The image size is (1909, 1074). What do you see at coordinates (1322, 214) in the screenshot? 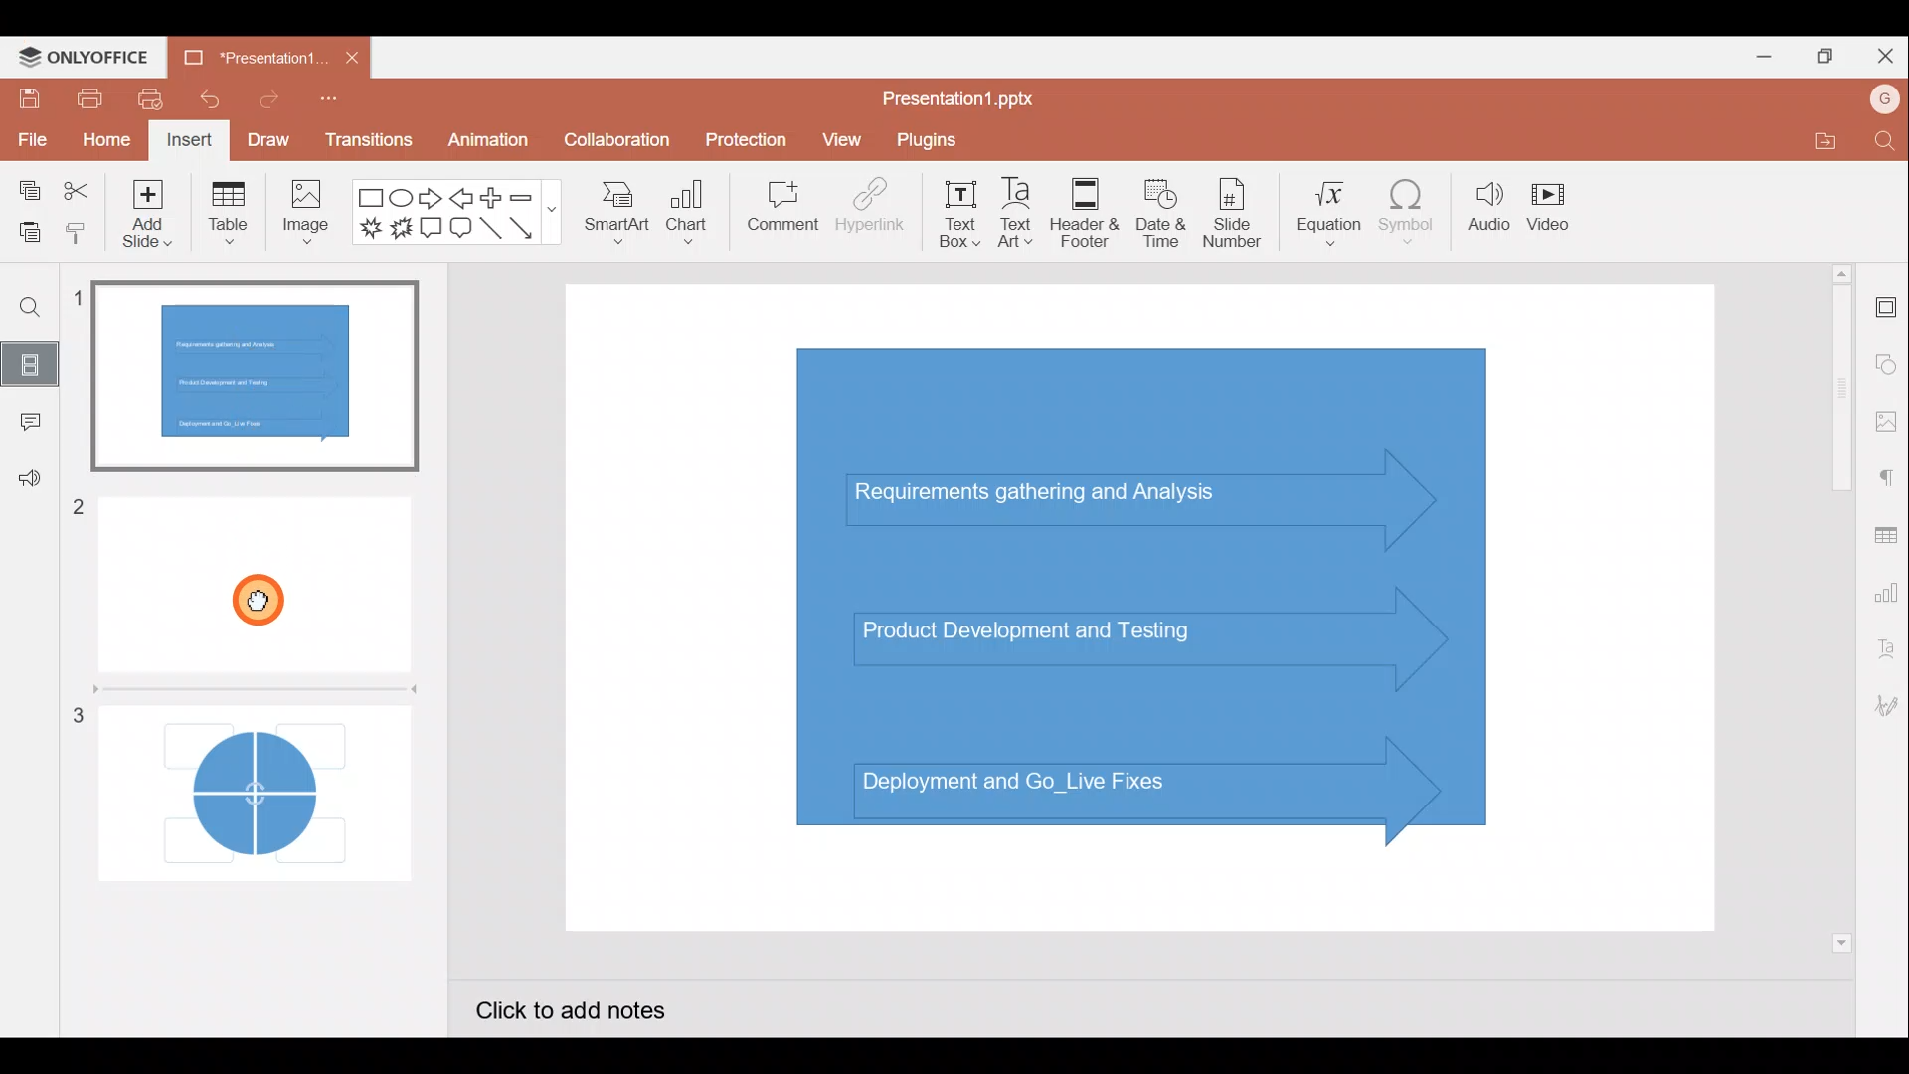
I see `Equation` at bounding box center [1322, 214].